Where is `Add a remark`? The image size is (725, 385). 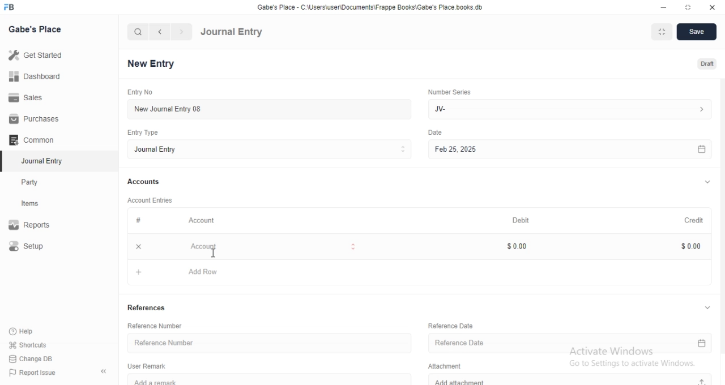
Add a remark is located at coordinates (275, 379).